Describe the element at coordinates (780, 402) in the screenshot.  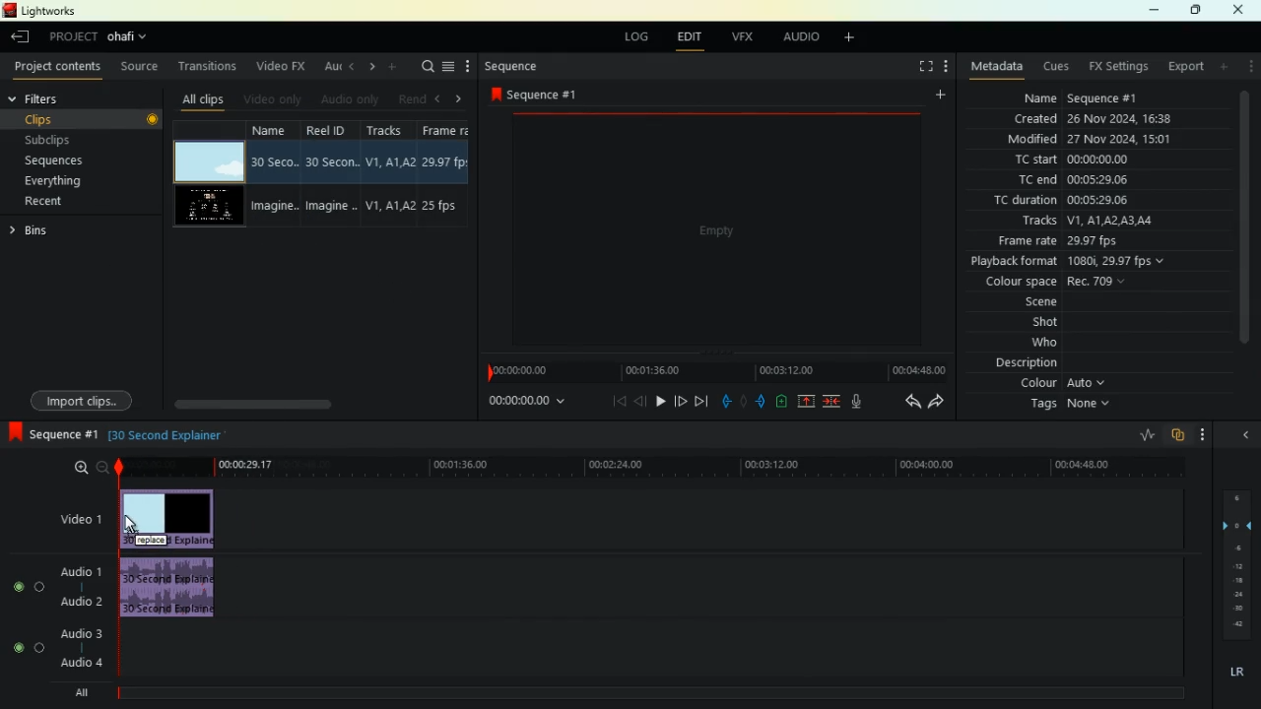
I see `battery` at that location.